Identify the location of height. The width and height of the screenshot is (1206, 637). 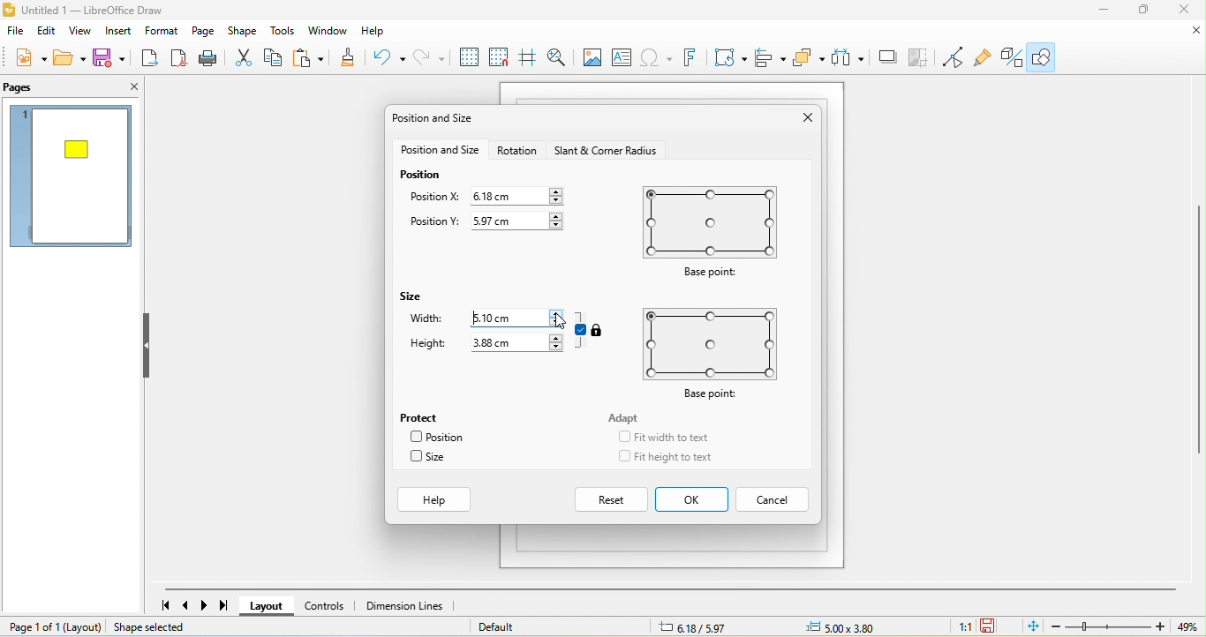
(427, 344).